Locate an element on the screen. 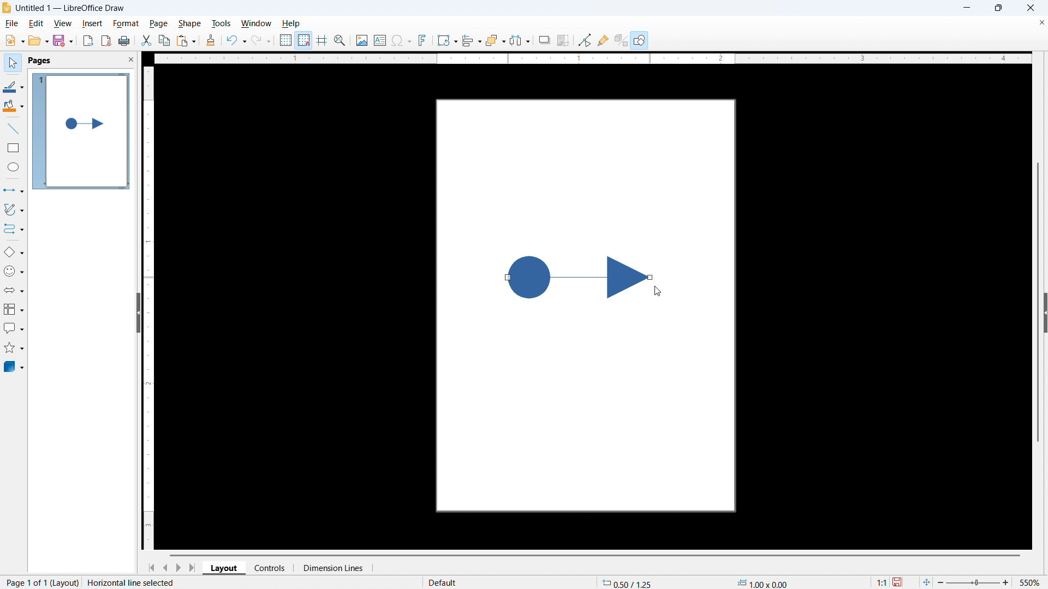  Redo  is located at coordinates (261, 41).